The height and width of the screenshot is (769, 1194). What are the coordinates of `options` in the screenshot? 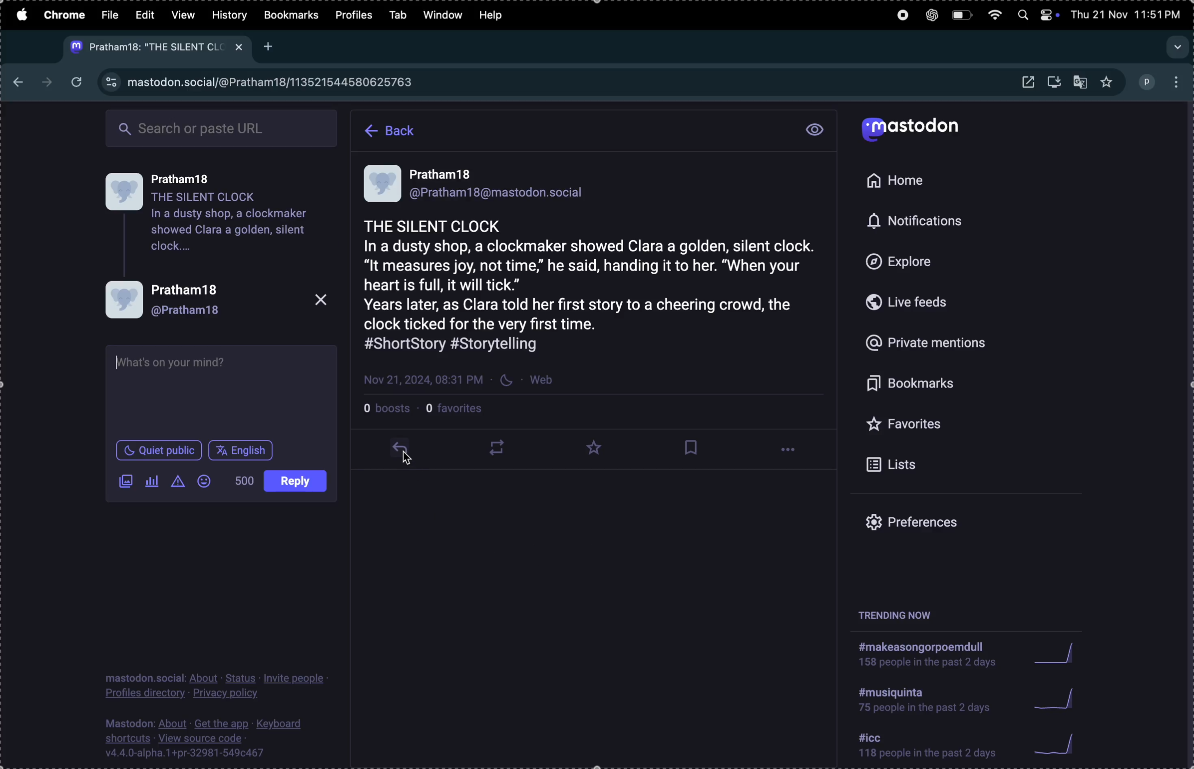 It's located at (1174, 81).